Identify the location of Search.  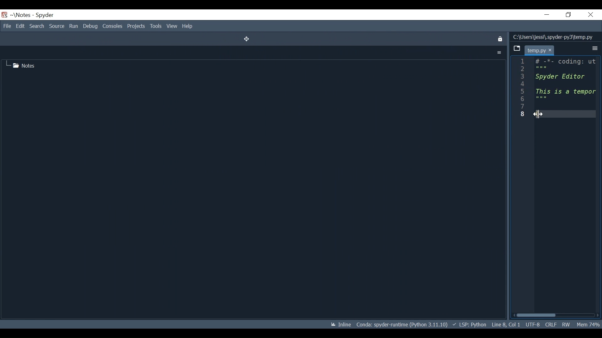
(36, 26).